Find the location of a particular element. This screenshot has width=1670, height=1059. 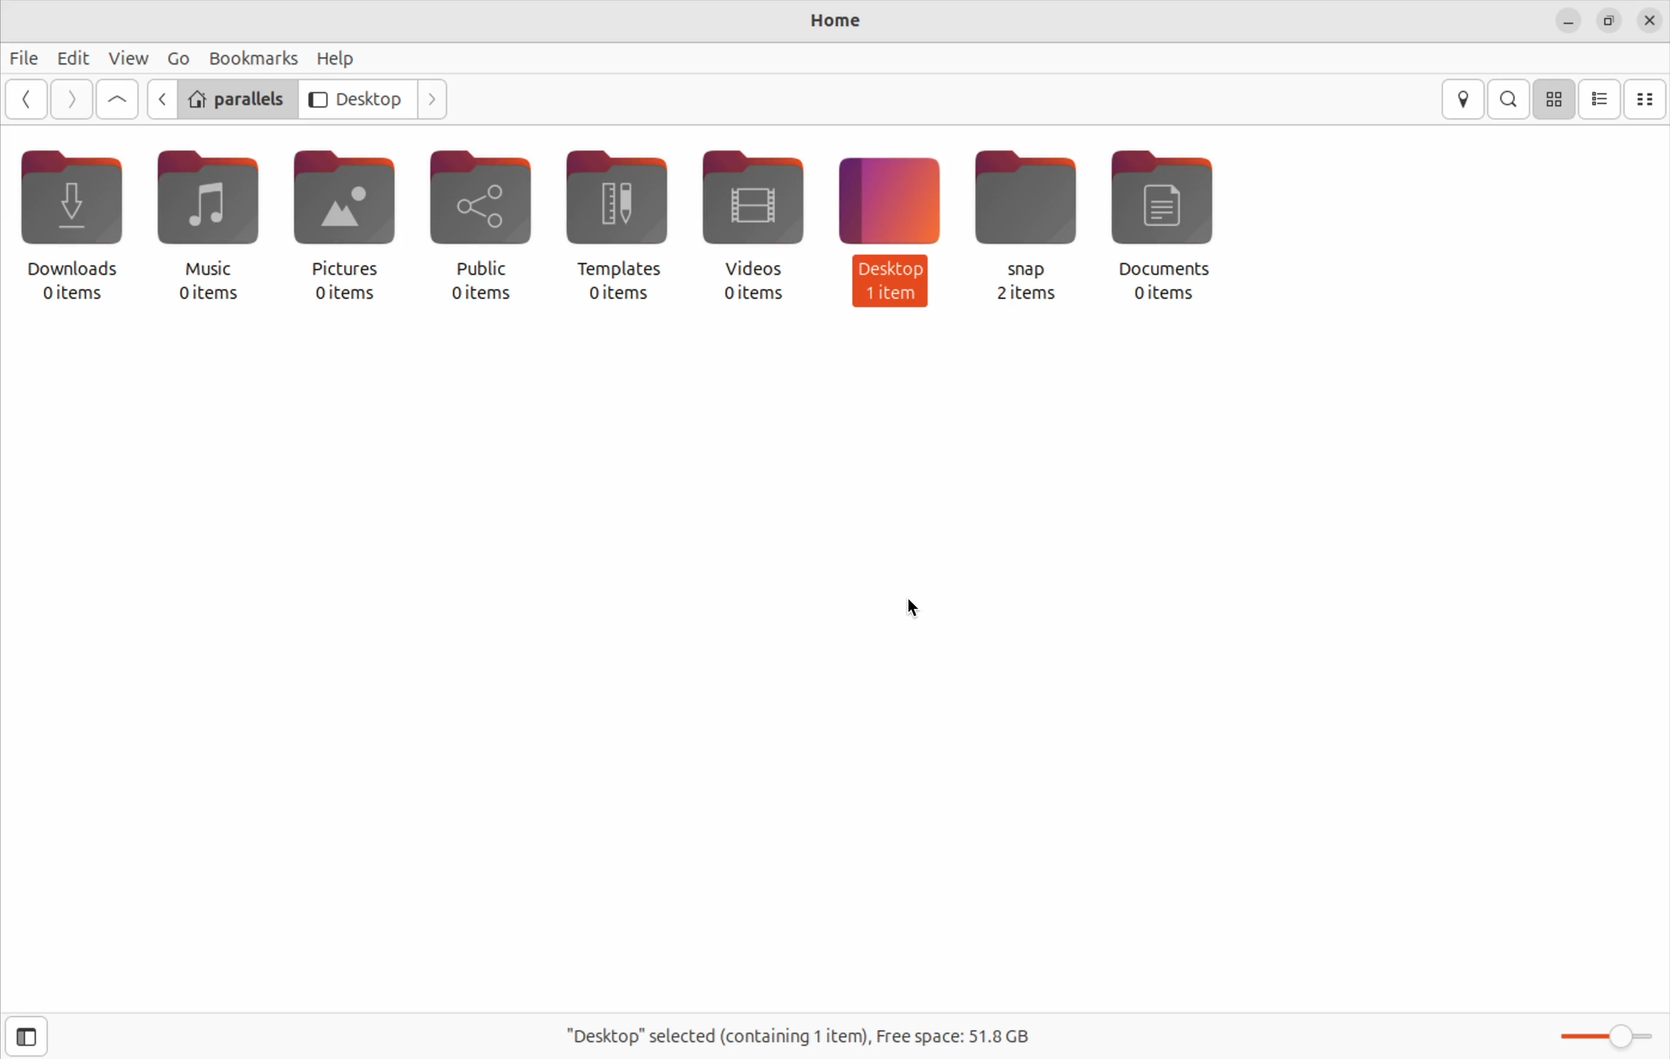

view is located at coordinates (127, 60).